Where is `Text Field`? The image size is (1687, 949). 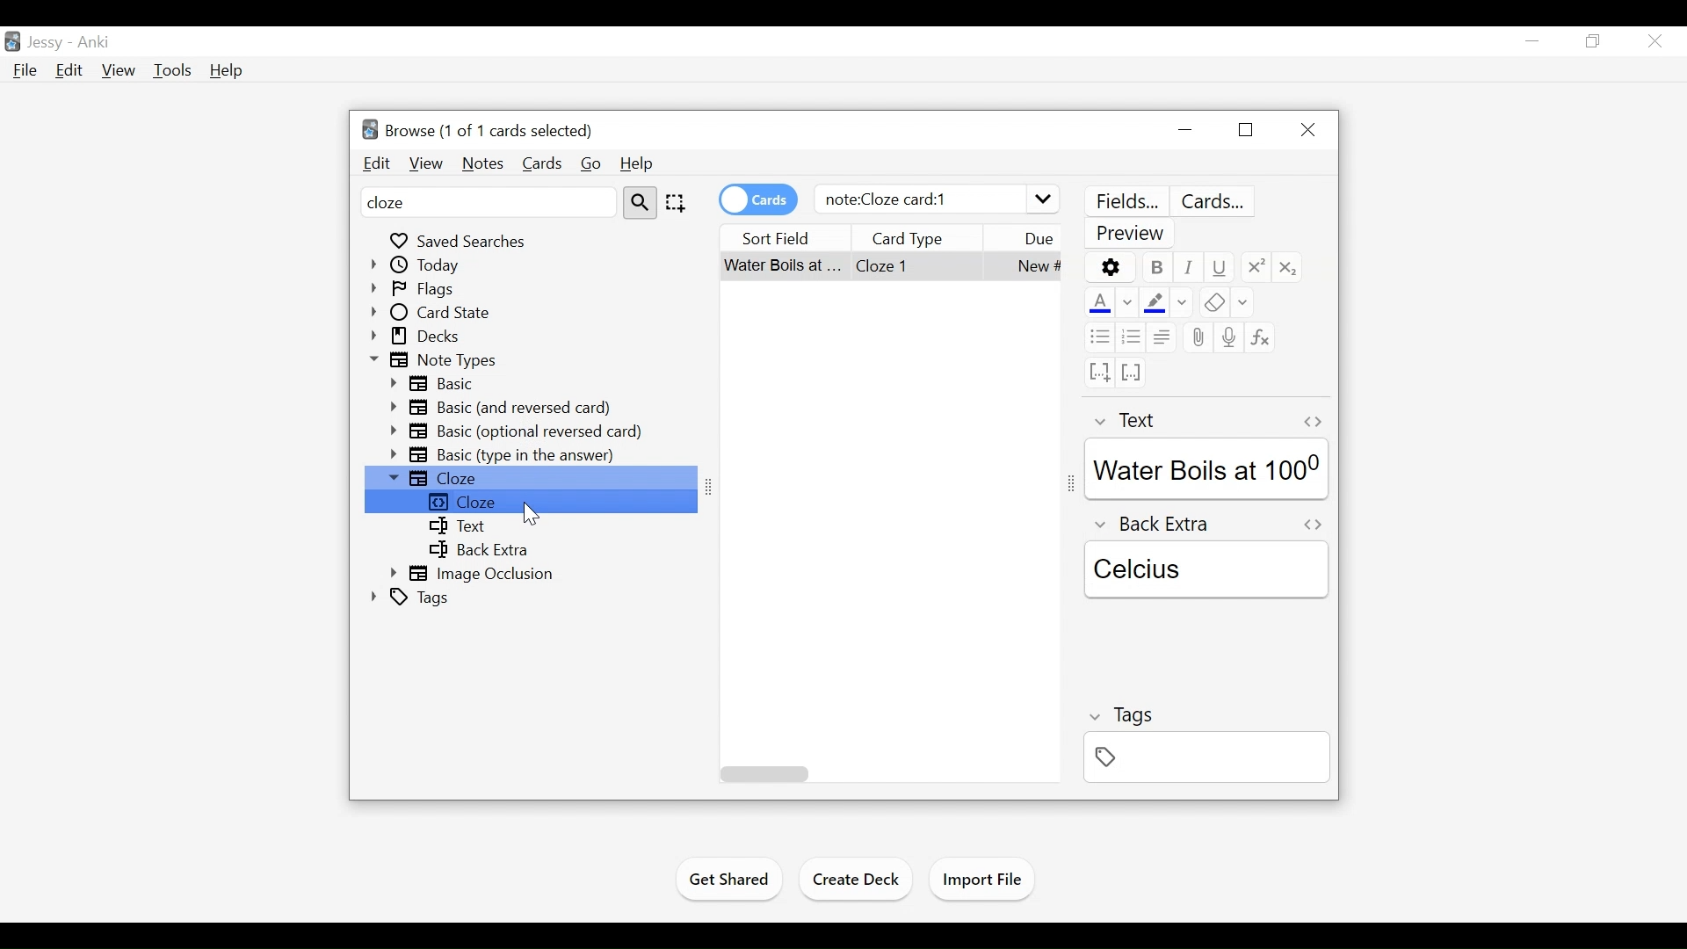
Text Field is located at coordinates (1206, 469).